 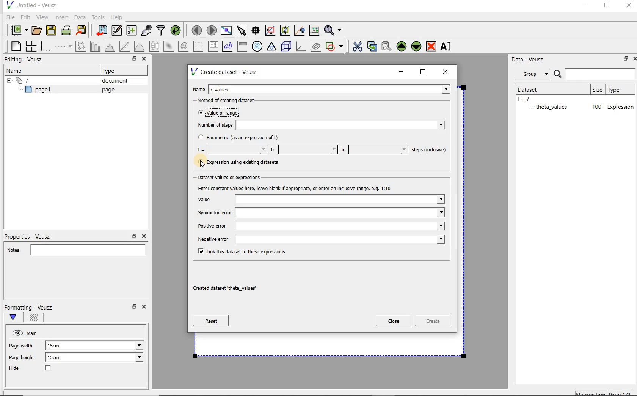 What do you see at coordinates (133, 309) in the screenshot?
I see `restore down` at bounding box center [133, 309].